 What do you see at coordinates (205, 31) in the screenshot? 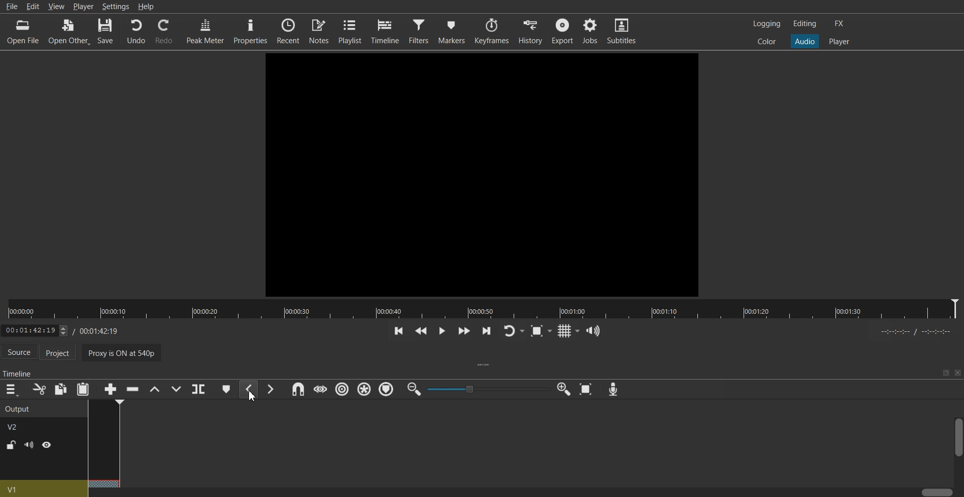
I see `Peak Meter` at bounding box center [205, 31].